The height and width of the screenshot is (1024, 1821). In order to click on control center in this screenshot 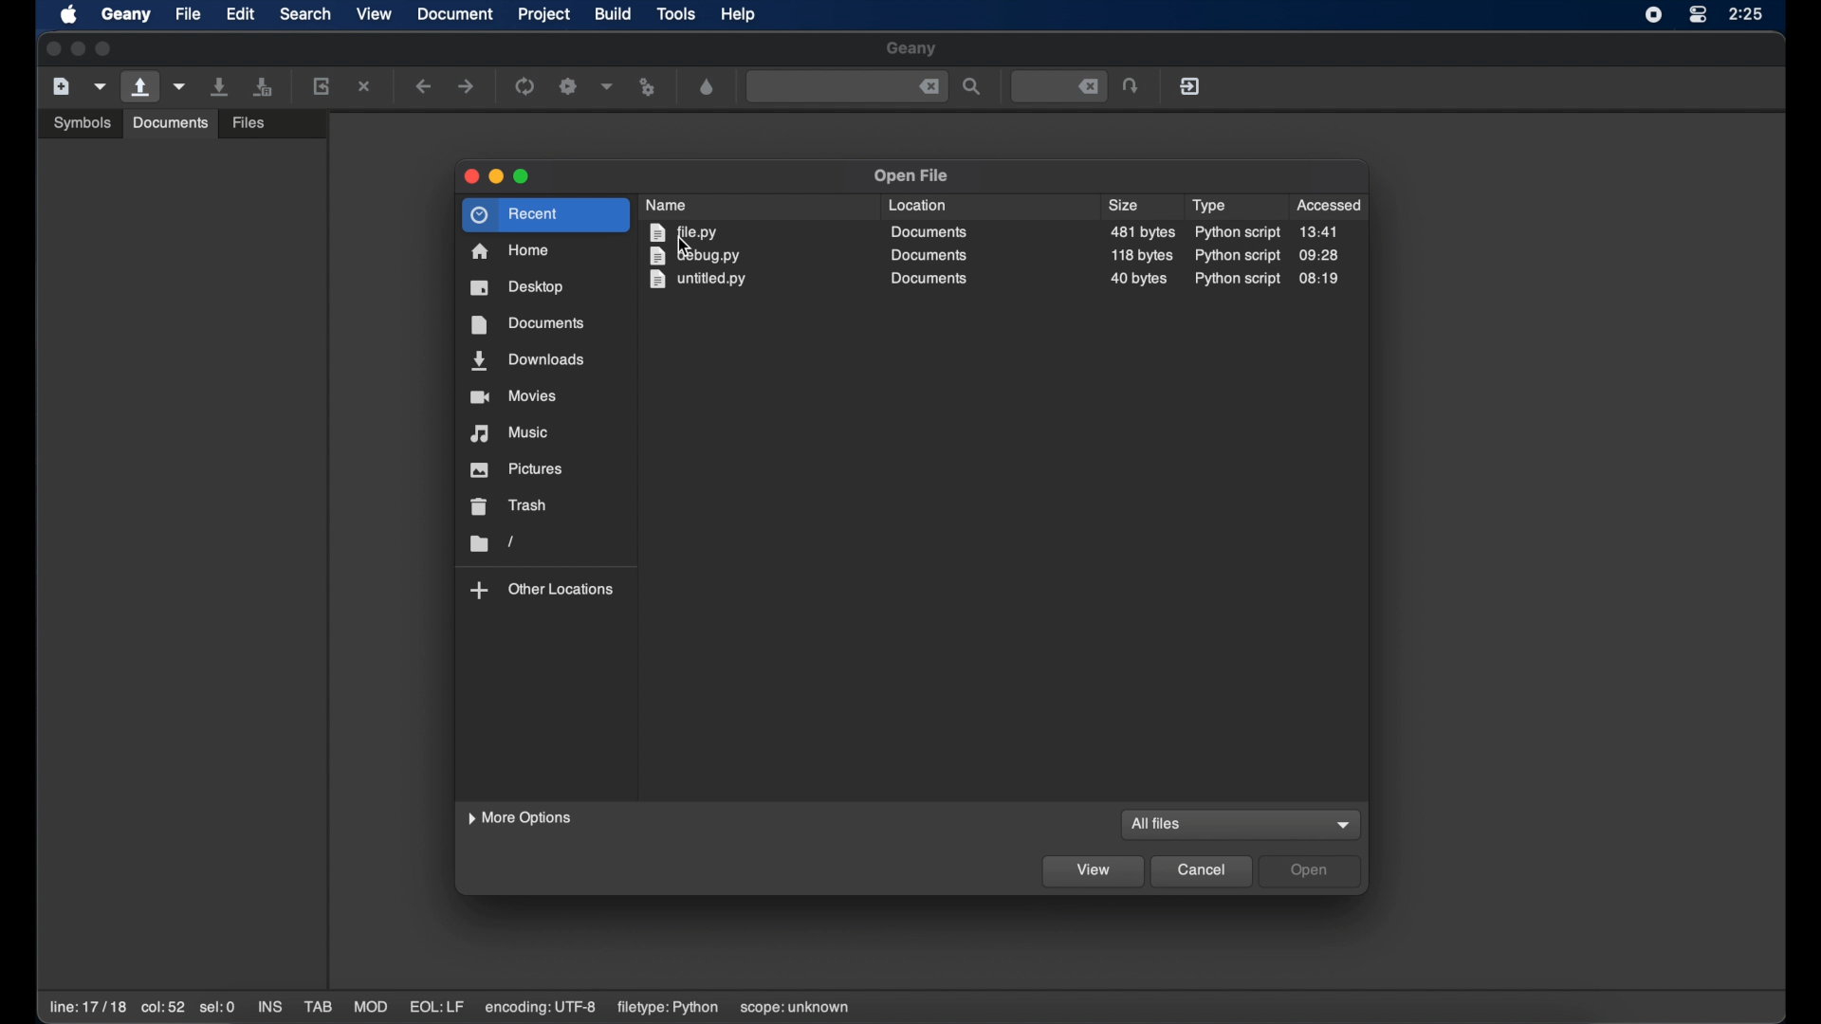, I will do `click(1698, 14)`.